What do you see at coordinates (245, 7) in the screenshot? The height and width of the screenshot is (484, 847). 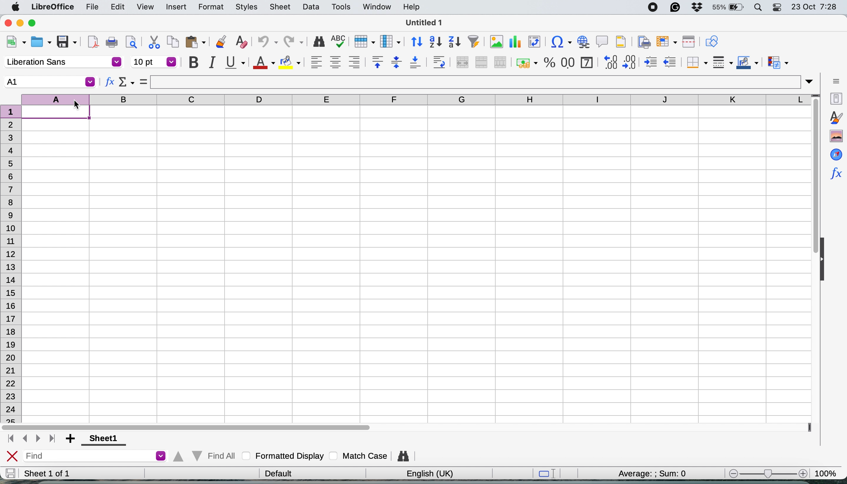 I see `styles` at bounding box center [245, 7].